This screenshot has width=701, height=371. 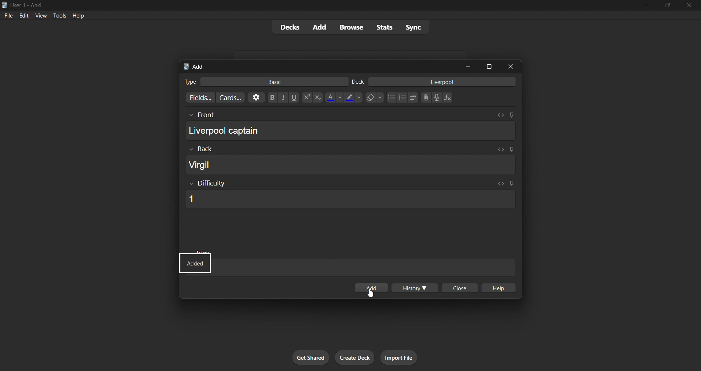 I want to click on card deck input, so click(x=442, y=81).